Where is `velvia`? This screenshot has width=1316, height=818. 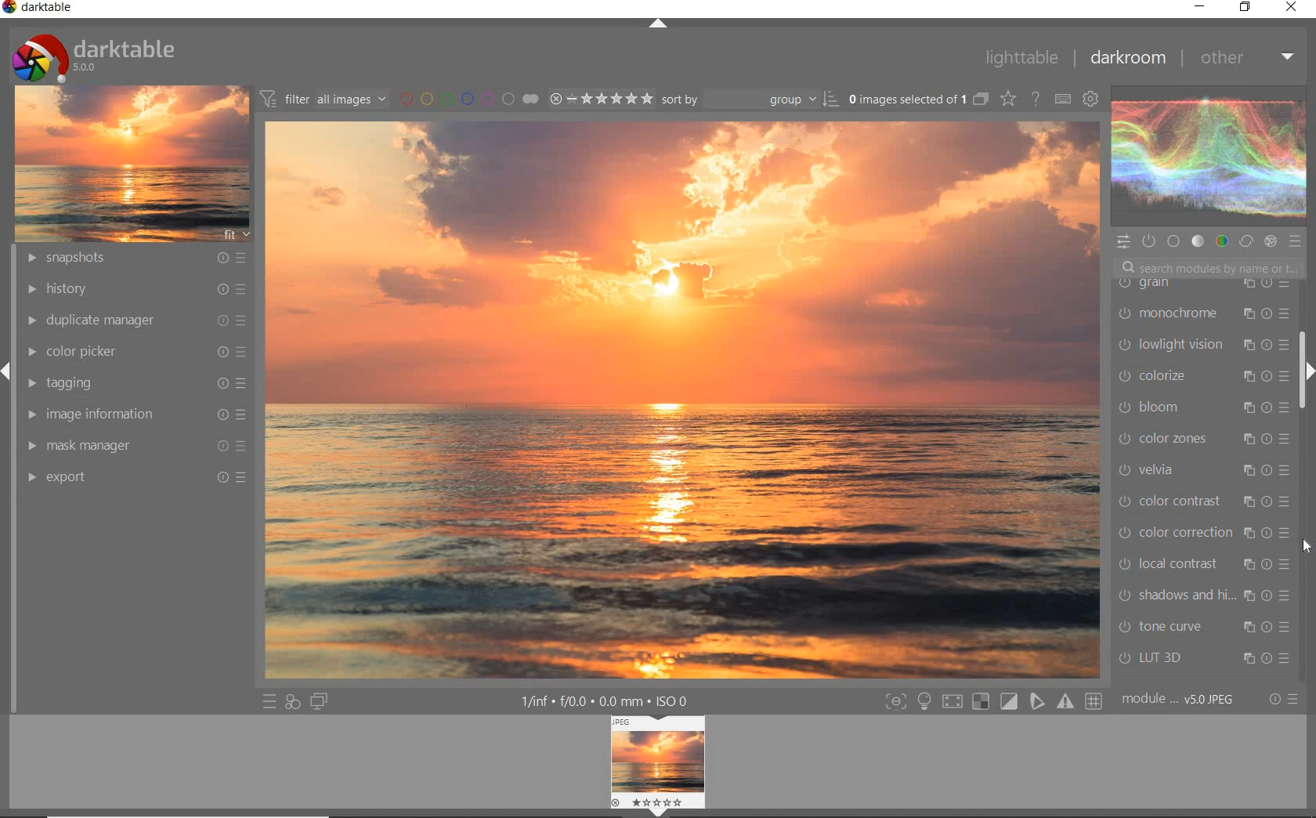
velvia is located at coordinates (1199, 472).